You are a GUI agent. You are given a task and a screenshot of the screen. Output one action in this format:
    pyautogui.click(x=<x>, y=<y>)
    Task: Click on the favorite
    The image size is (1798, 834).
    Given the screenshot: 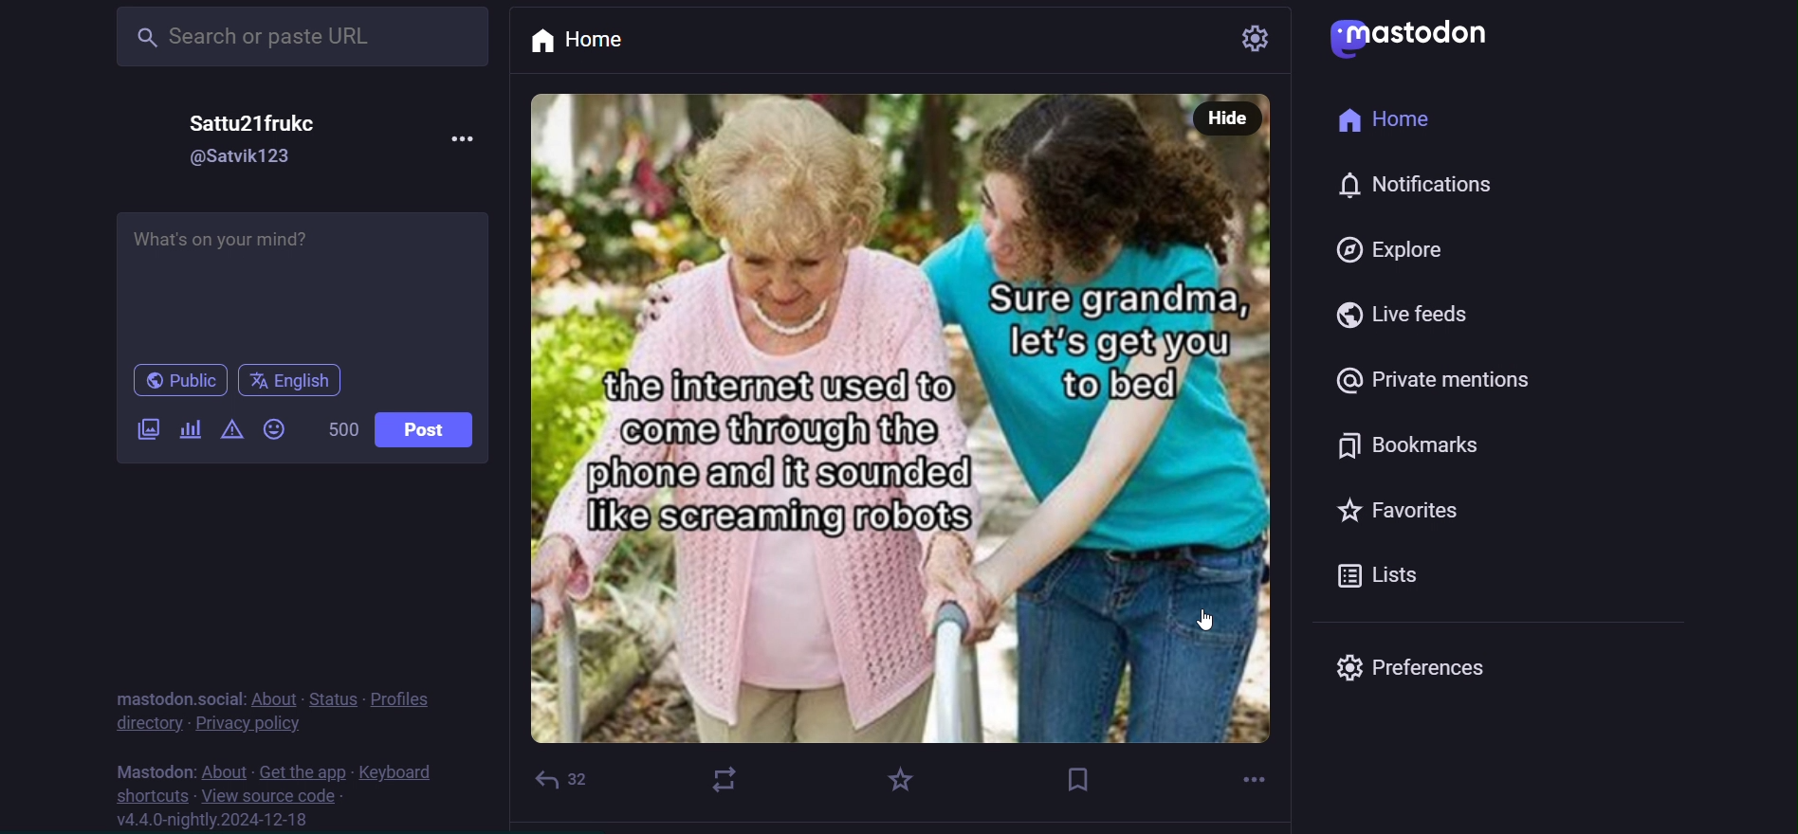 What is the action you would take?
    pyautogui.click(x=895, y=784)
    